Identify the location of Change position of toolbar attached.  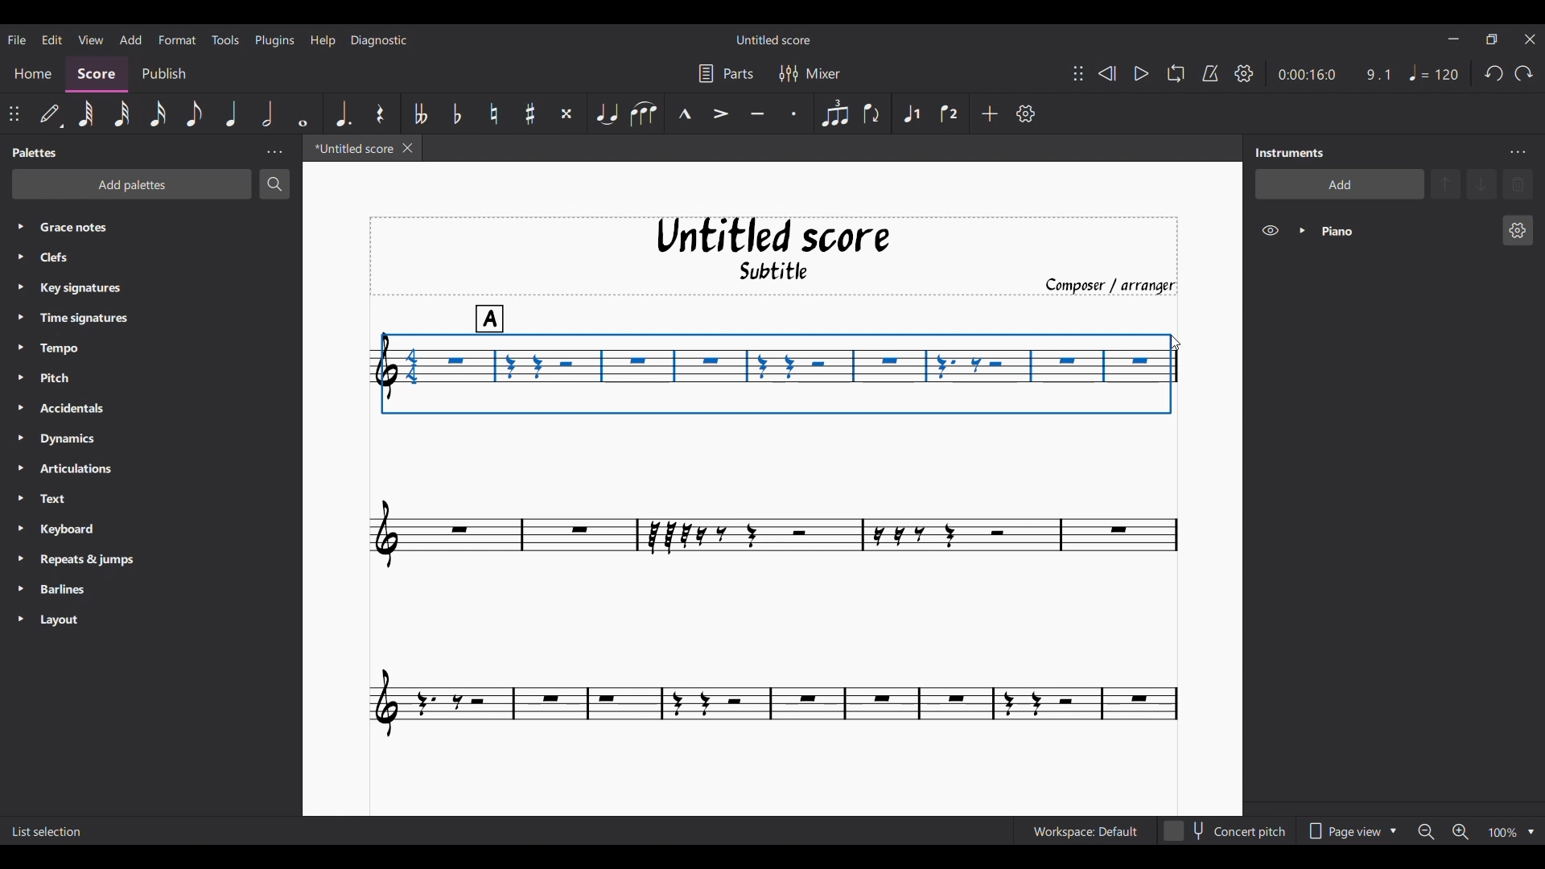
(1078, 73).